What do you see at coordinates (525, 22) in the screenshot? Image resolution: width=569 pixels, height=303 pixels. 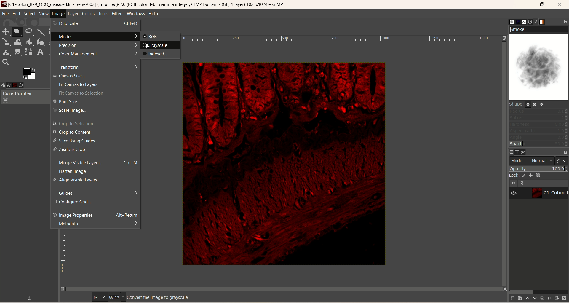 I see `font` at bounding box center [525, 22].